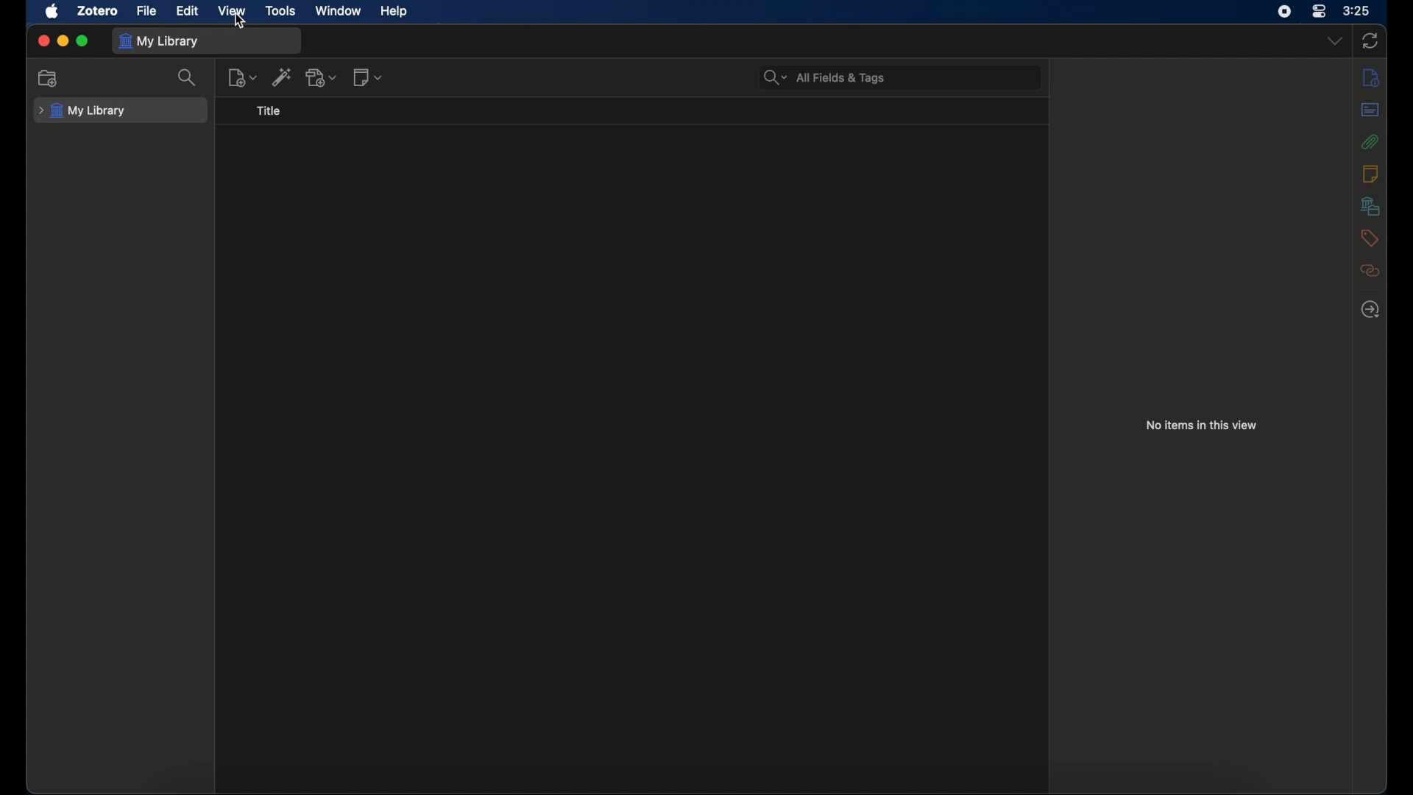 This screenshot has width=1413, height=795. I want to click on no items in this view, so click(1202, 424).